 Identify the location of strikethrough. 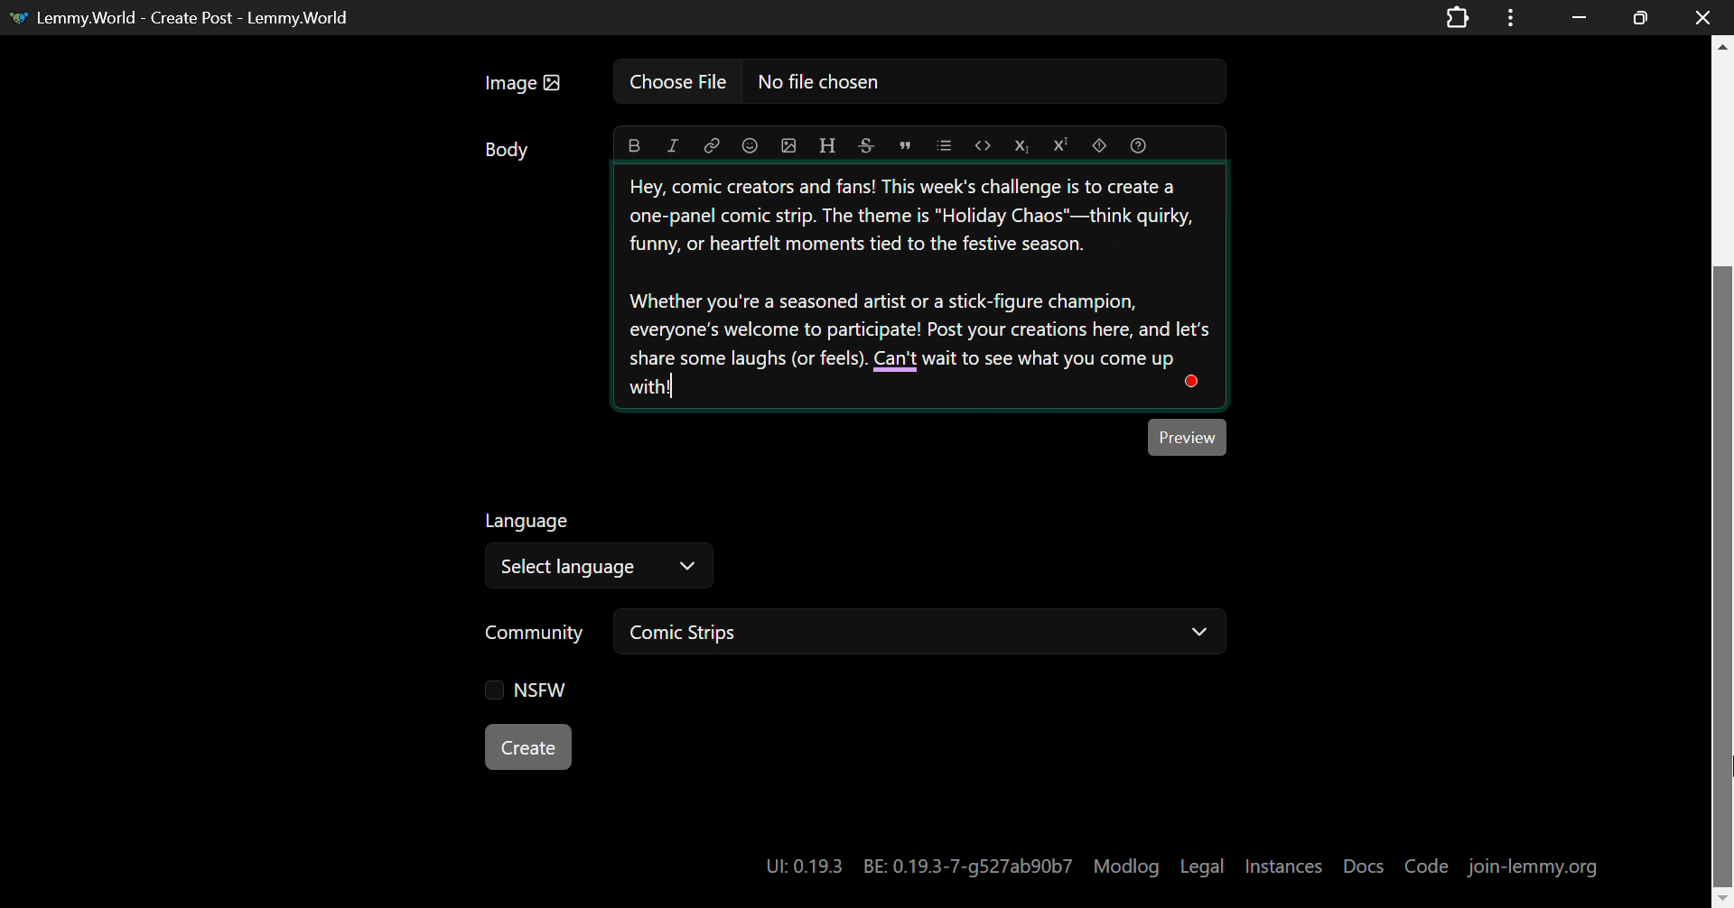
(866, 146).